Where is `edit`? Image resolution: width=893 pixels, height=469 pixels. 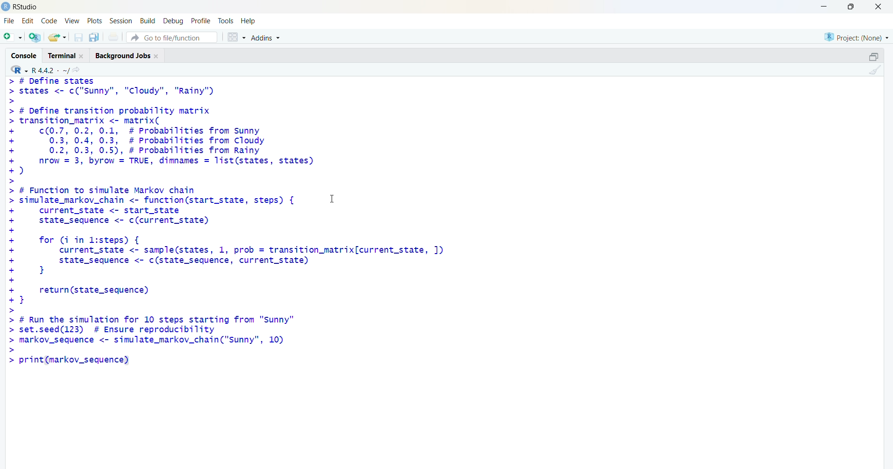
edit is located at coordinates (28, 20).